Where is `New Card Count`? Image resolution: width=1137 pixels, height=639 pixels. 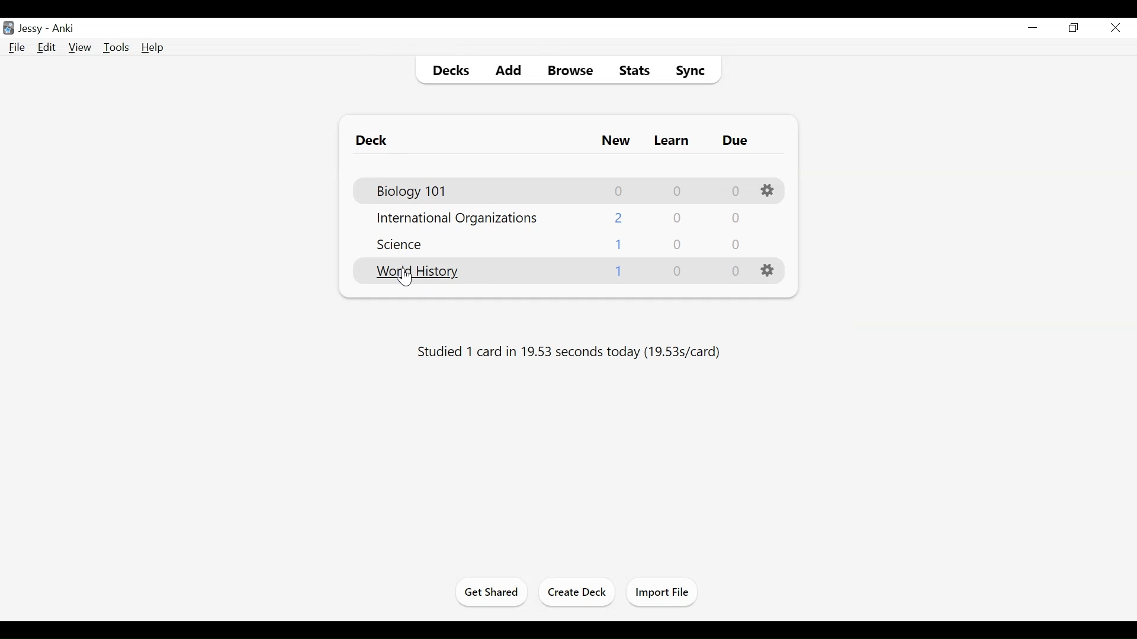 New Card Count is located at coordinates (619, 273).